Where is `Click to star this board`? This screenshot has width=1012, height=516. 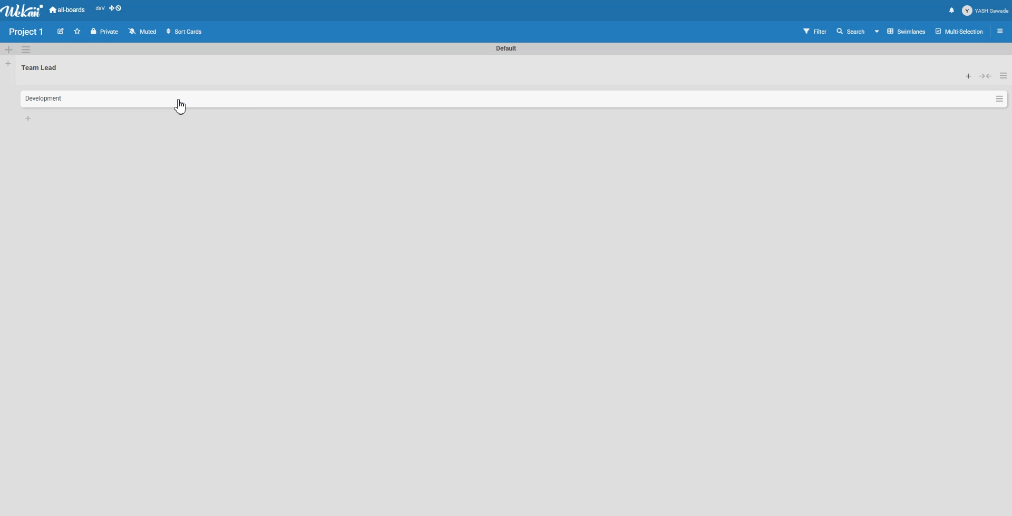 Click to star this board is located at coordinates (77, 31).